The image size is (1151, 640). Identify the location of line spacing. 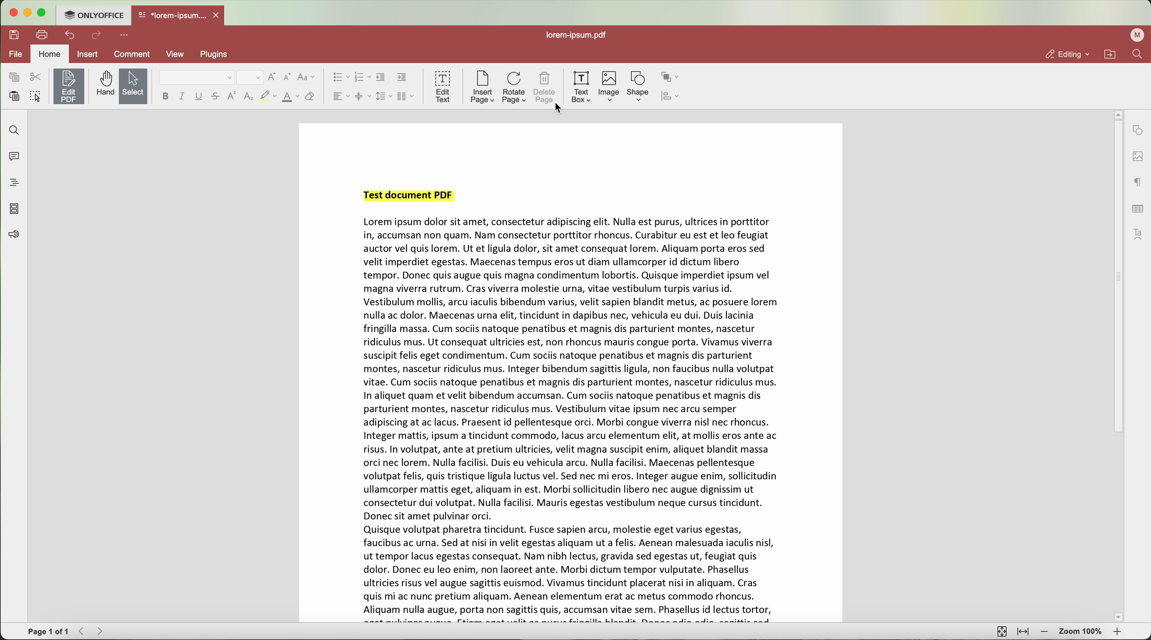
(384, 97).